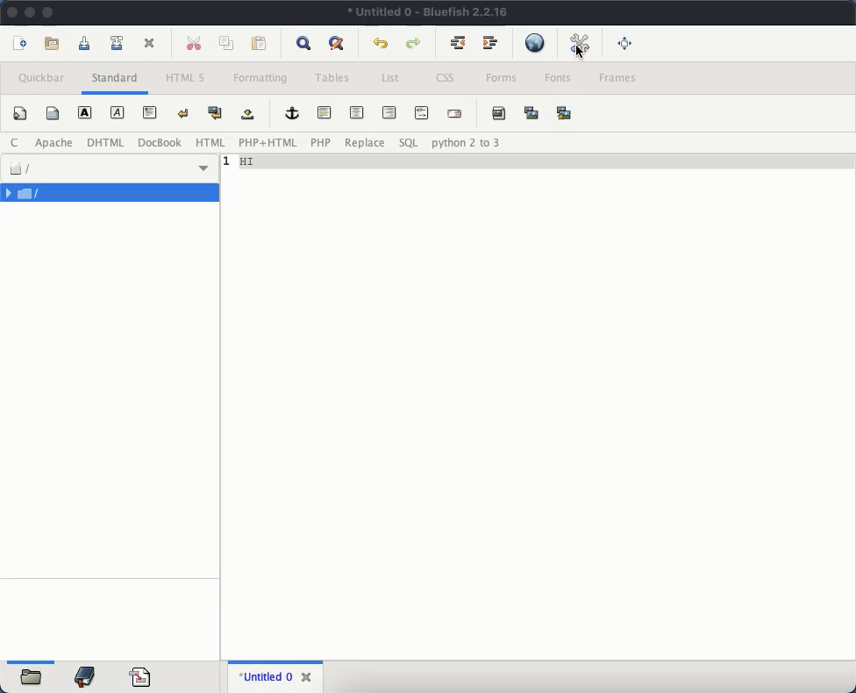 This screenshot has width=856, height=693. What do you see at coordinates (247, 114) in the screenshot?
I see `non-breaking space` at bounding box center [247, 114].